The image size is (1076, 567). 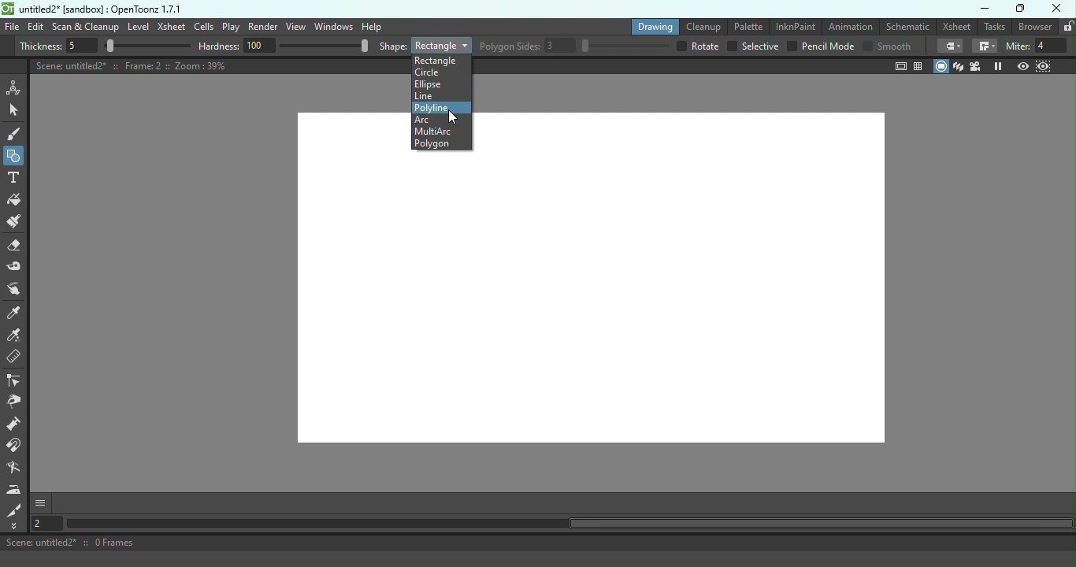 I want to click on fill tool, so click(x=950, y=46).